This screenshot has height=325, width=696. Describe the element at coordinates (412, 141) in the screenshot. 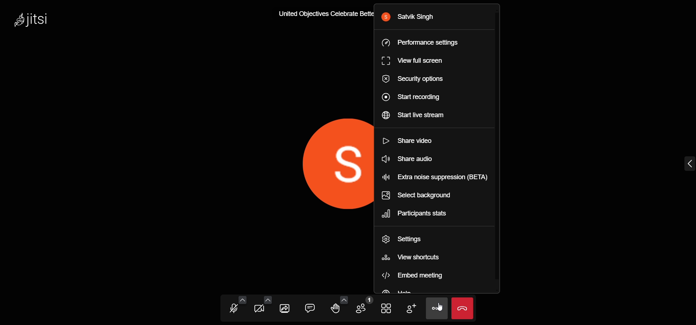

I see `share video` at that location.